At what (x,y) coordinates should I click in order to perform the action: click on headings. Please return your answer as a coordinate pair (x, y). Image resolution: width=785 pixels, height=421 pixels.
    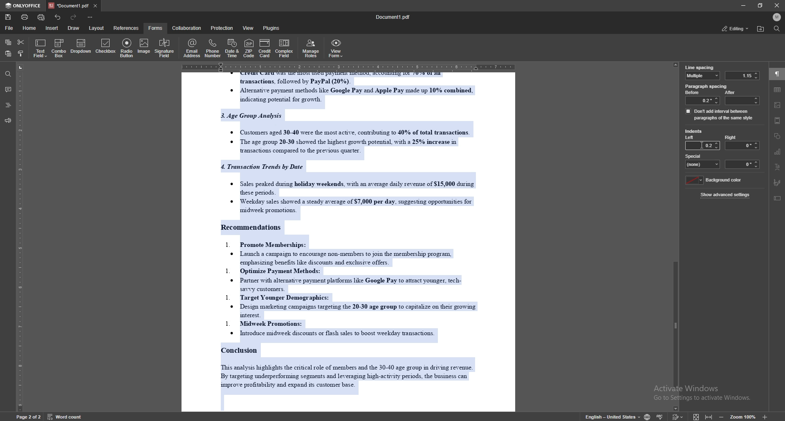
    Looking at the image, I should click on (8, 105).